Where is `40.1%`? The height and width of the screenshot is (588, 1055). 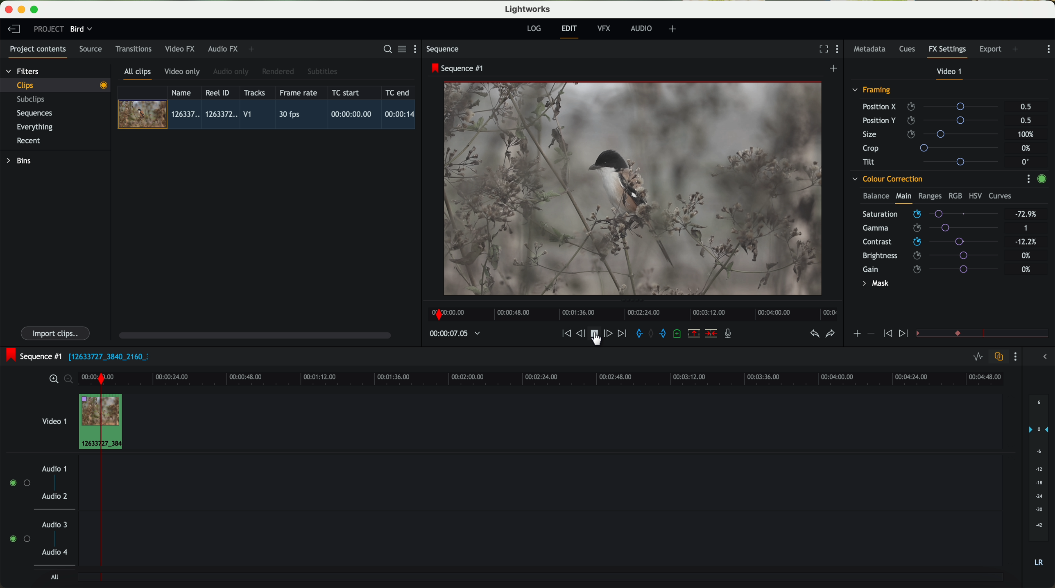 40.1% is located at coordinates (1028, 242).